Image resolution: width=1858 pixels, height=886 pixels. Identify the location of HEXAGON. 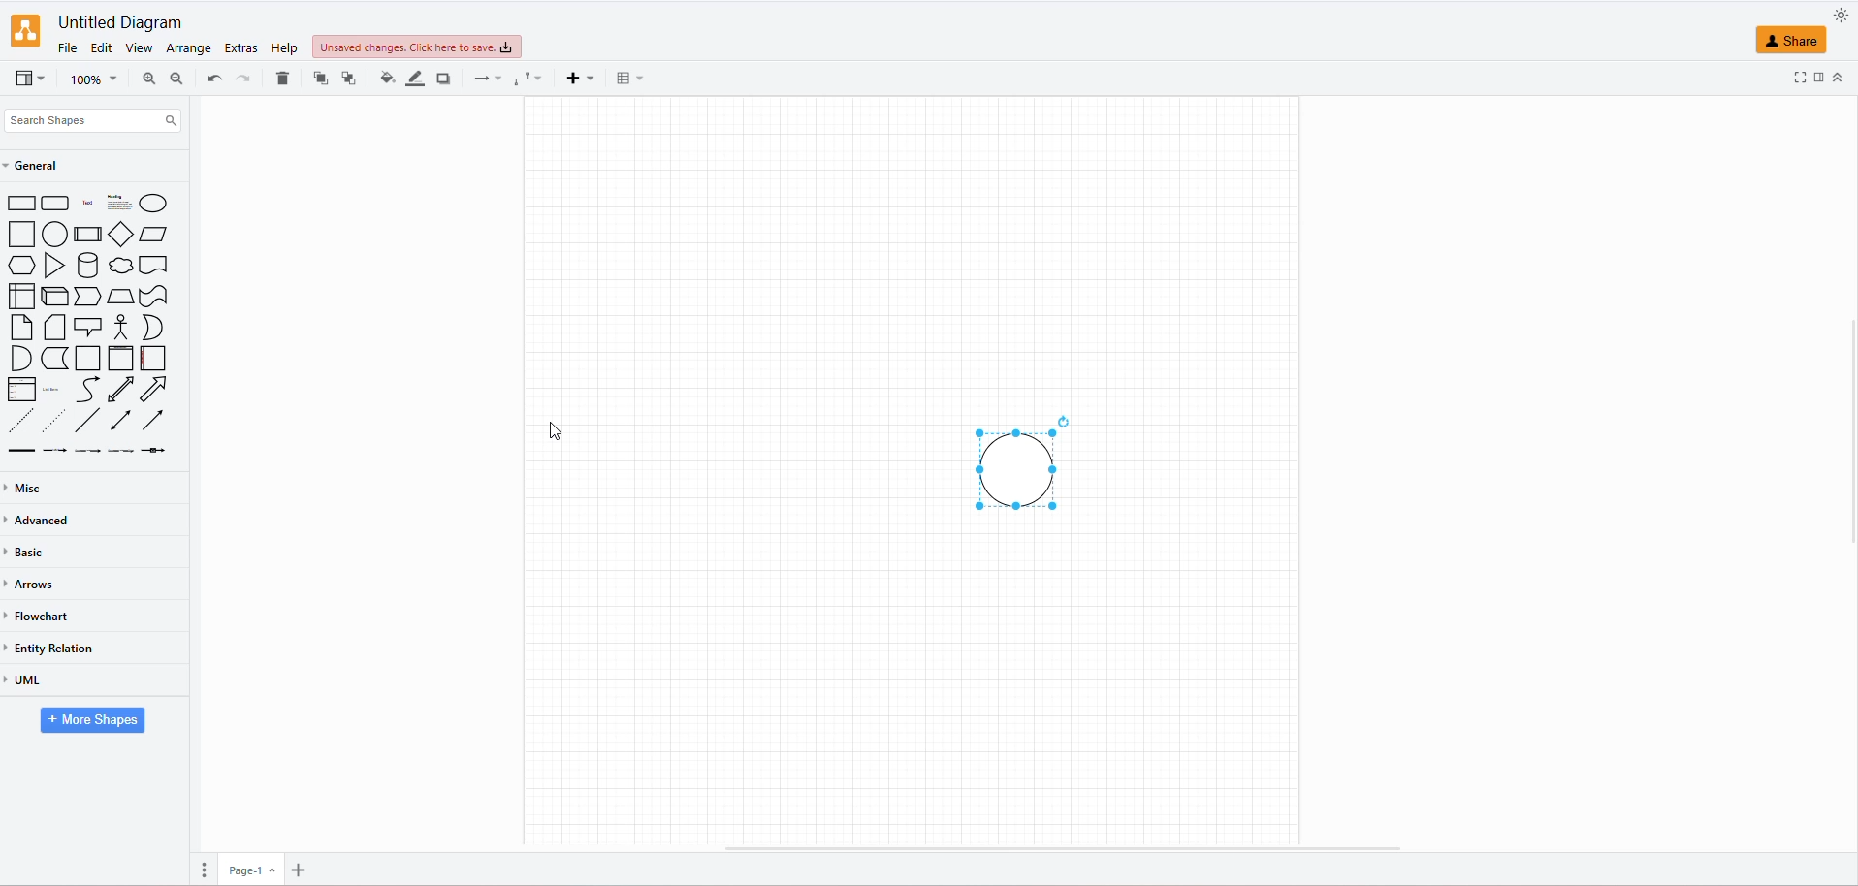
(23, 265).